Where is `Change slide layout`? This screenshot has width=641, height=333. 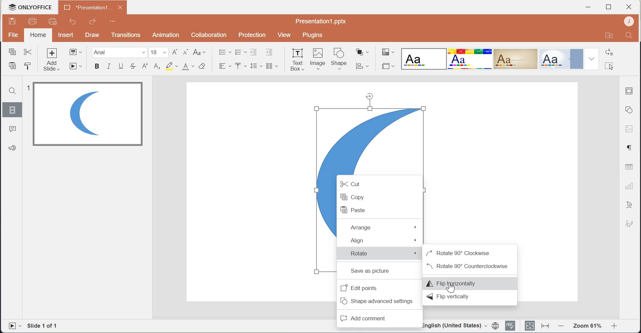 Change slide layout is located at coordinates (76, 52).